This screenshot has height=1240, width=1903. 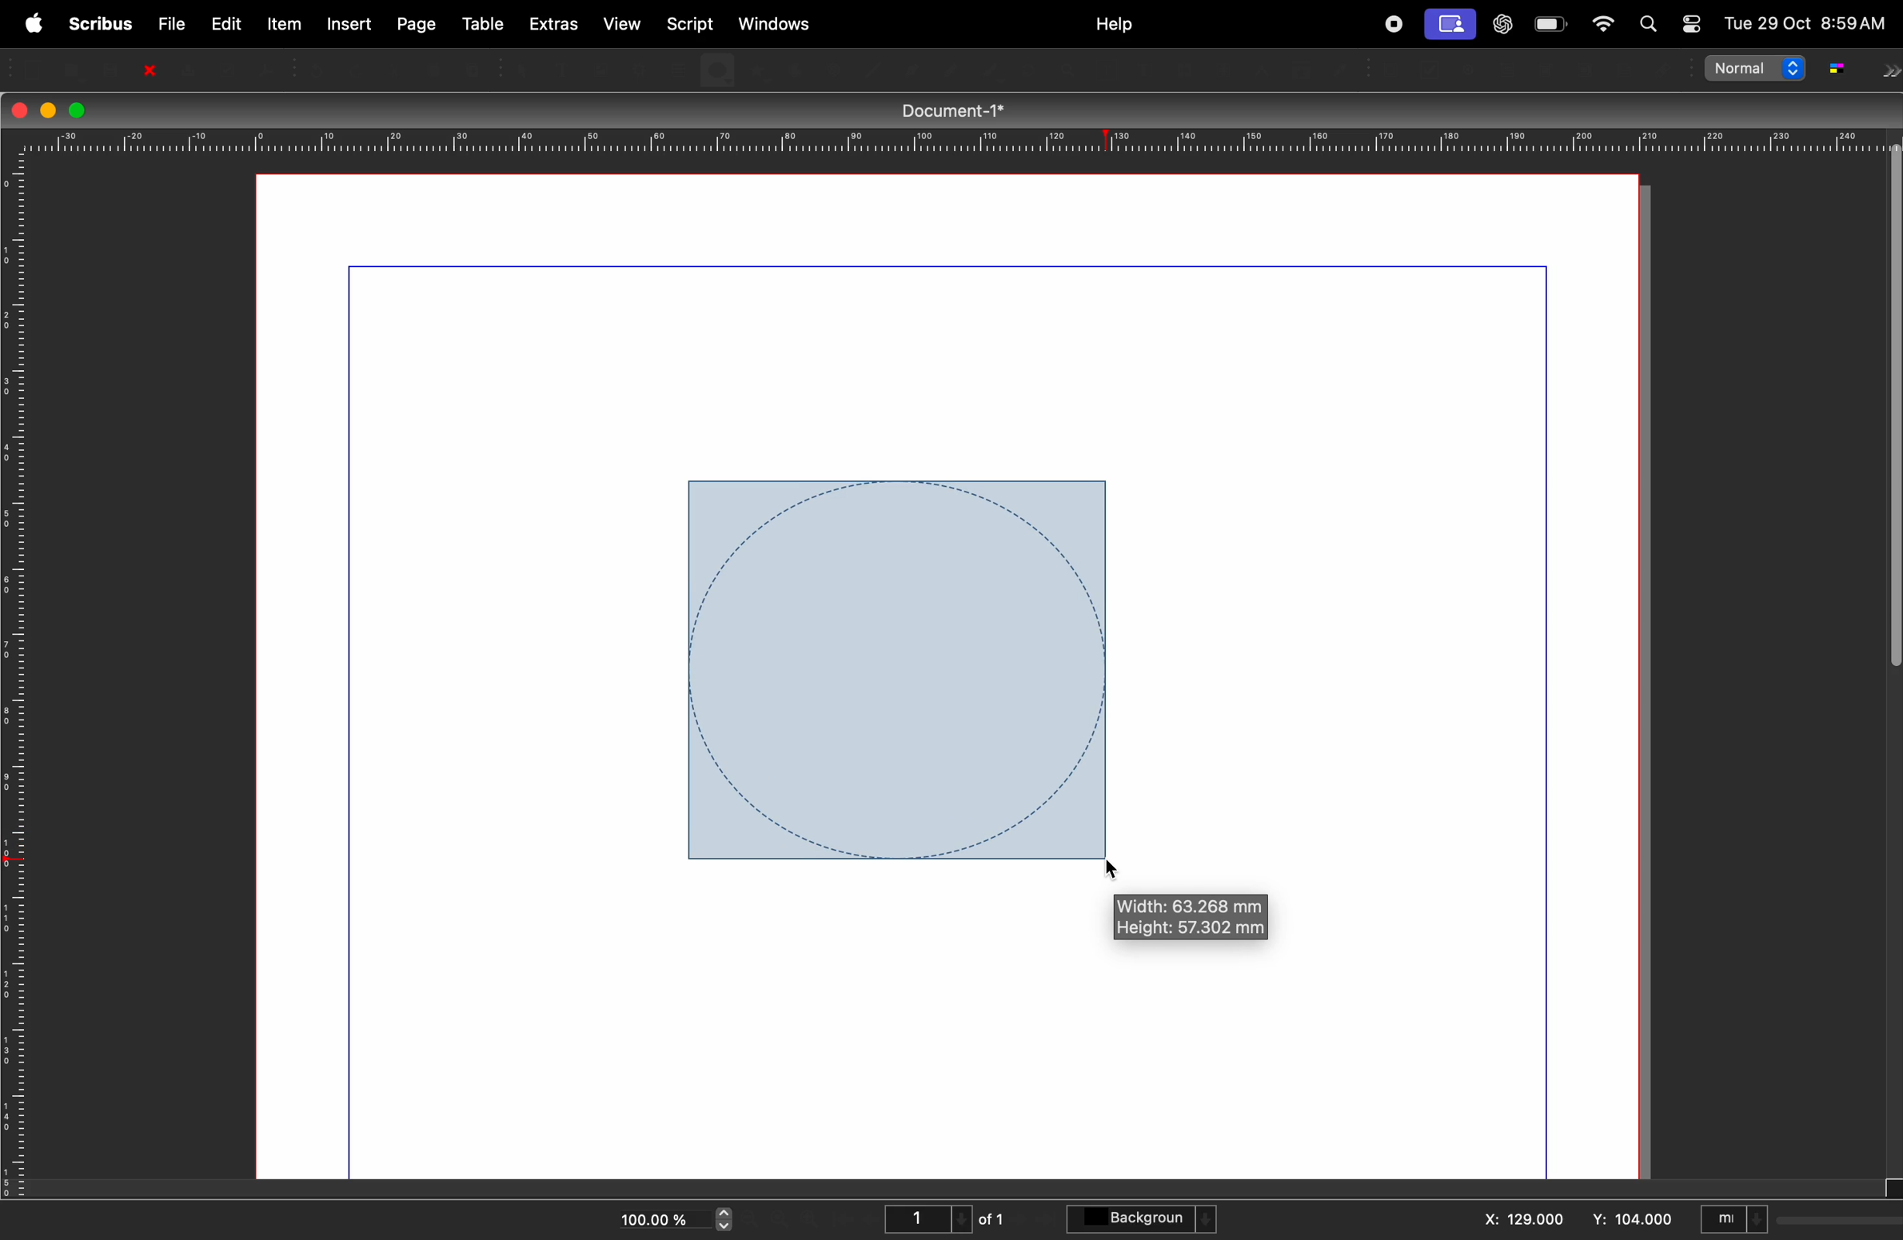 What do you see at coordinates (877, 69) in the screenshot?
I see `Line` at bounding box center [877, 69].